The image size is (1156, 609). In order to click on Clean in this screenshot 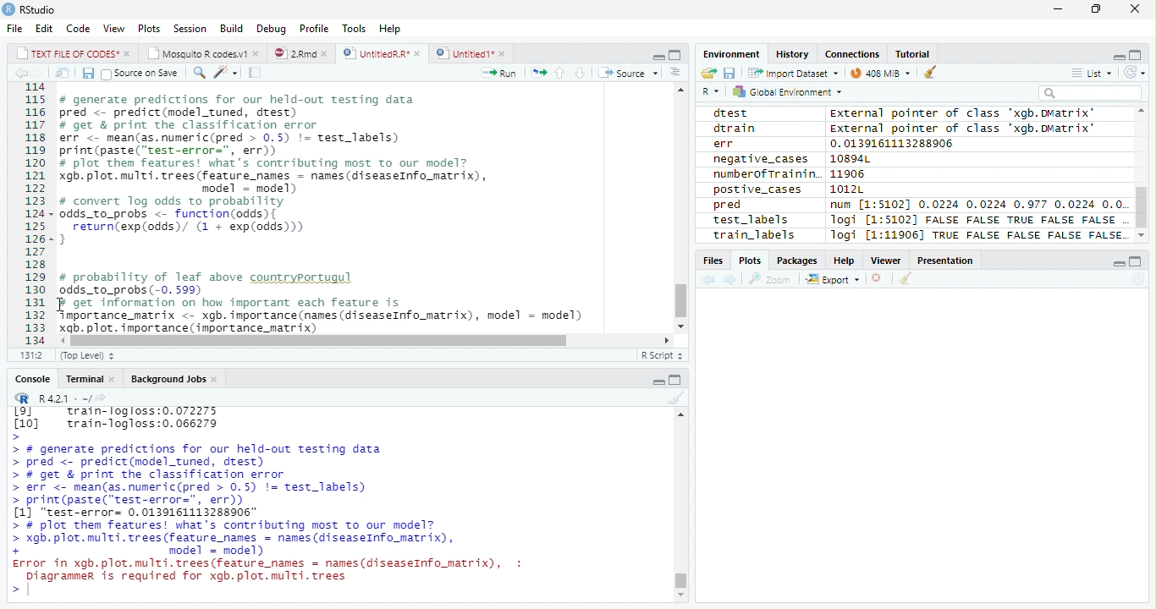, I will do `click(906, 279)`.